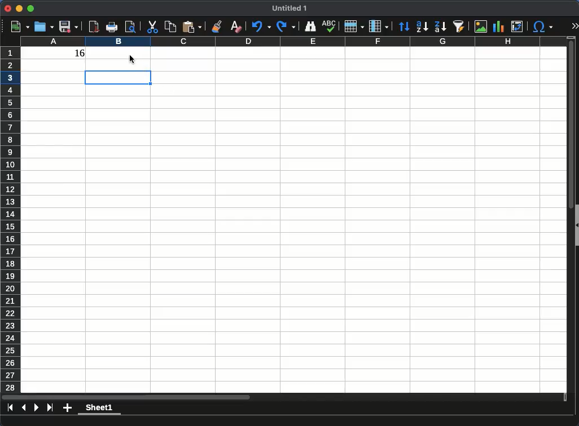  I want to click on copy, so click(170, 26).